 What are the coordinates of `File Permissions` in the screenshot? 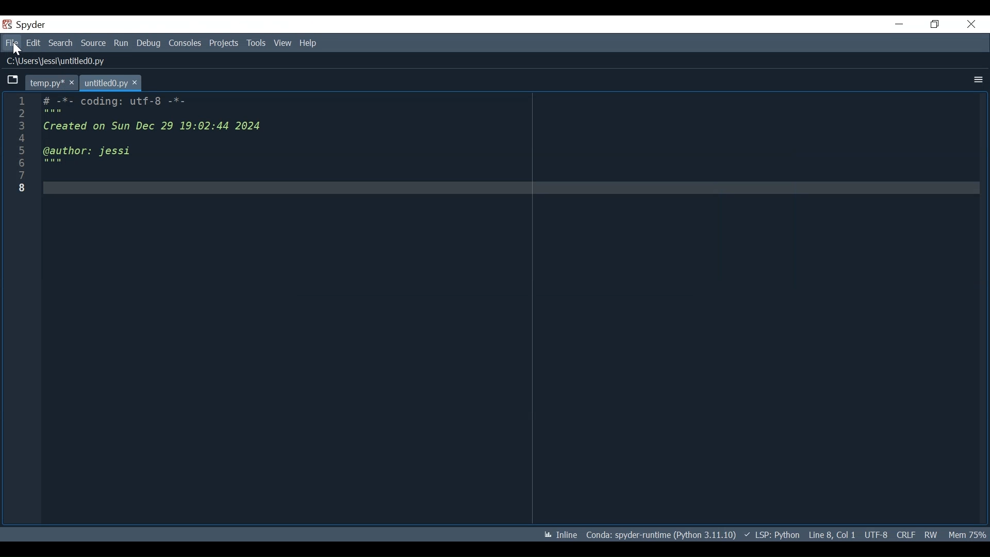 It's located at (930, 534).